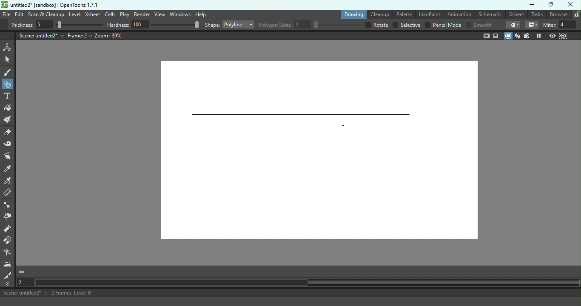 Image resolution: width=581 pixels, height=306 pixels. I want to click on Shape, so click(230, 24).